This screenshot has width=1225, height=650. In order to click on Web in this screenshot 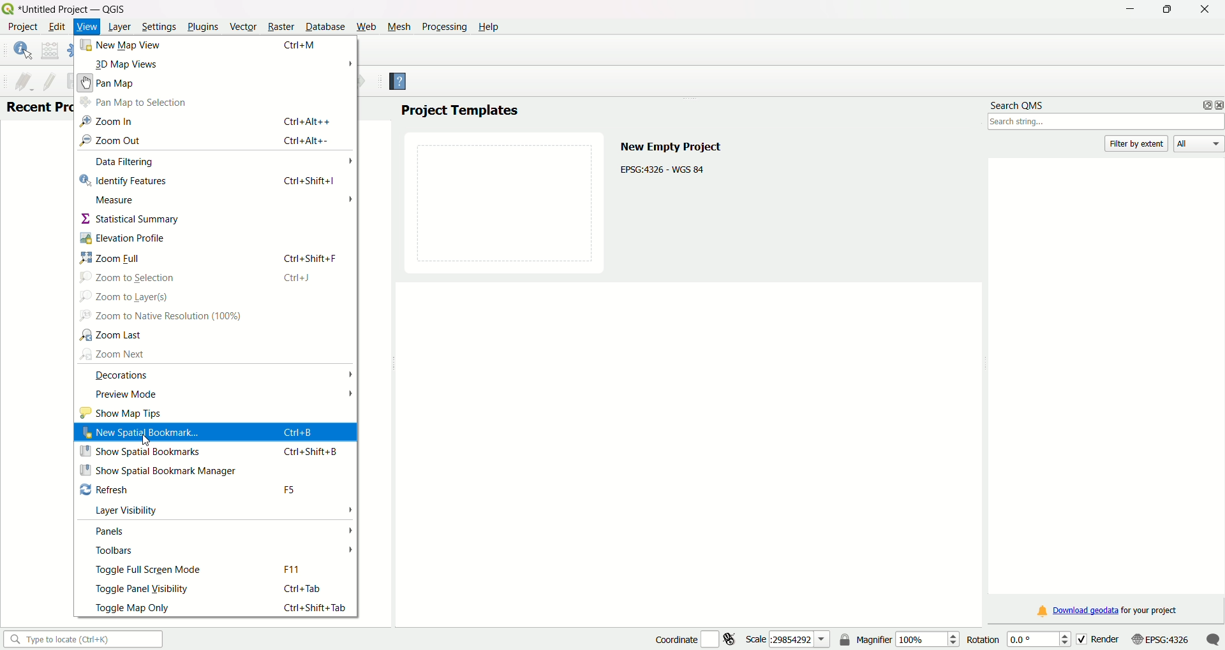, I will do `click(366, 25)`.